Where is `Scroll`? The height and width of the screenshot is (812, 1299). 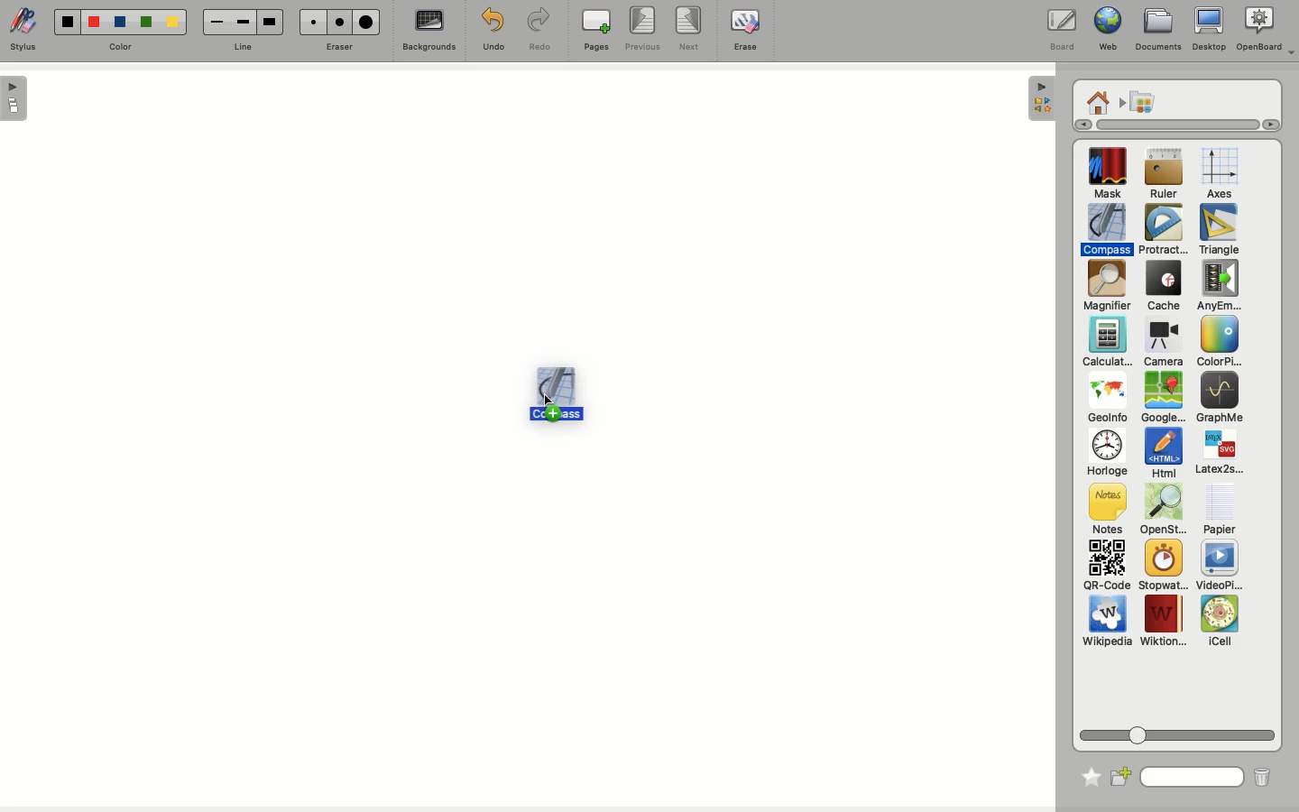
Scroll is located at coordinates (1169, 125).